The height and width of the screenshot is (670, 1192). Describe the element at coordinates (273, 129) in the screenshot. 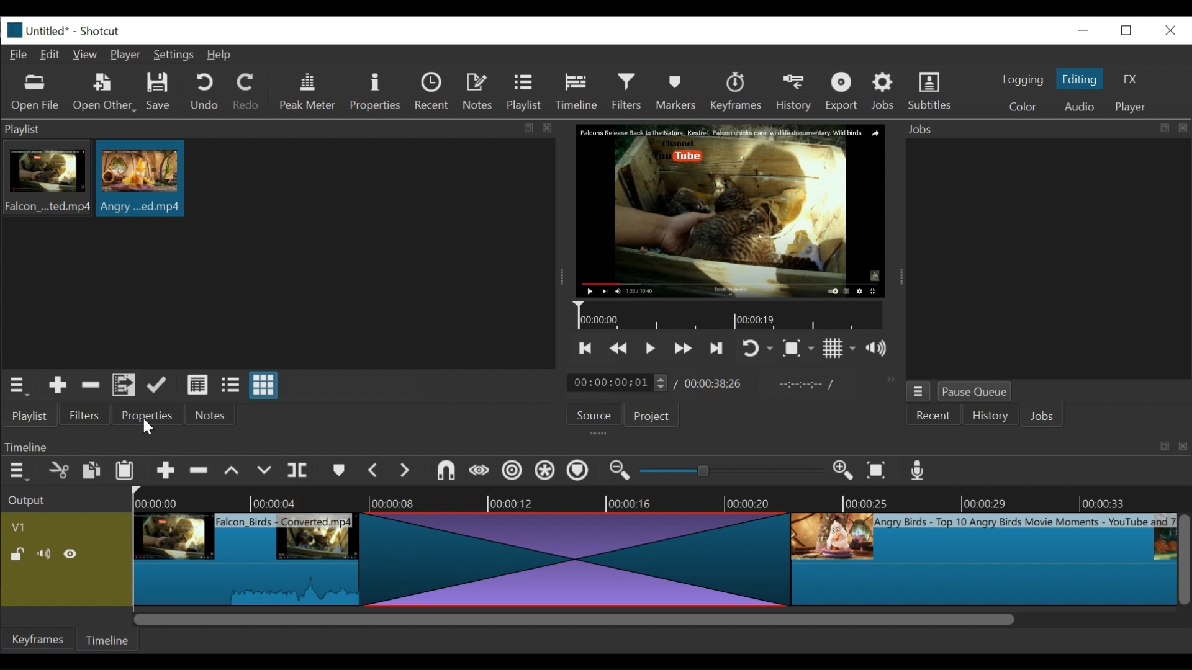

I see `playlist panel` at that location.